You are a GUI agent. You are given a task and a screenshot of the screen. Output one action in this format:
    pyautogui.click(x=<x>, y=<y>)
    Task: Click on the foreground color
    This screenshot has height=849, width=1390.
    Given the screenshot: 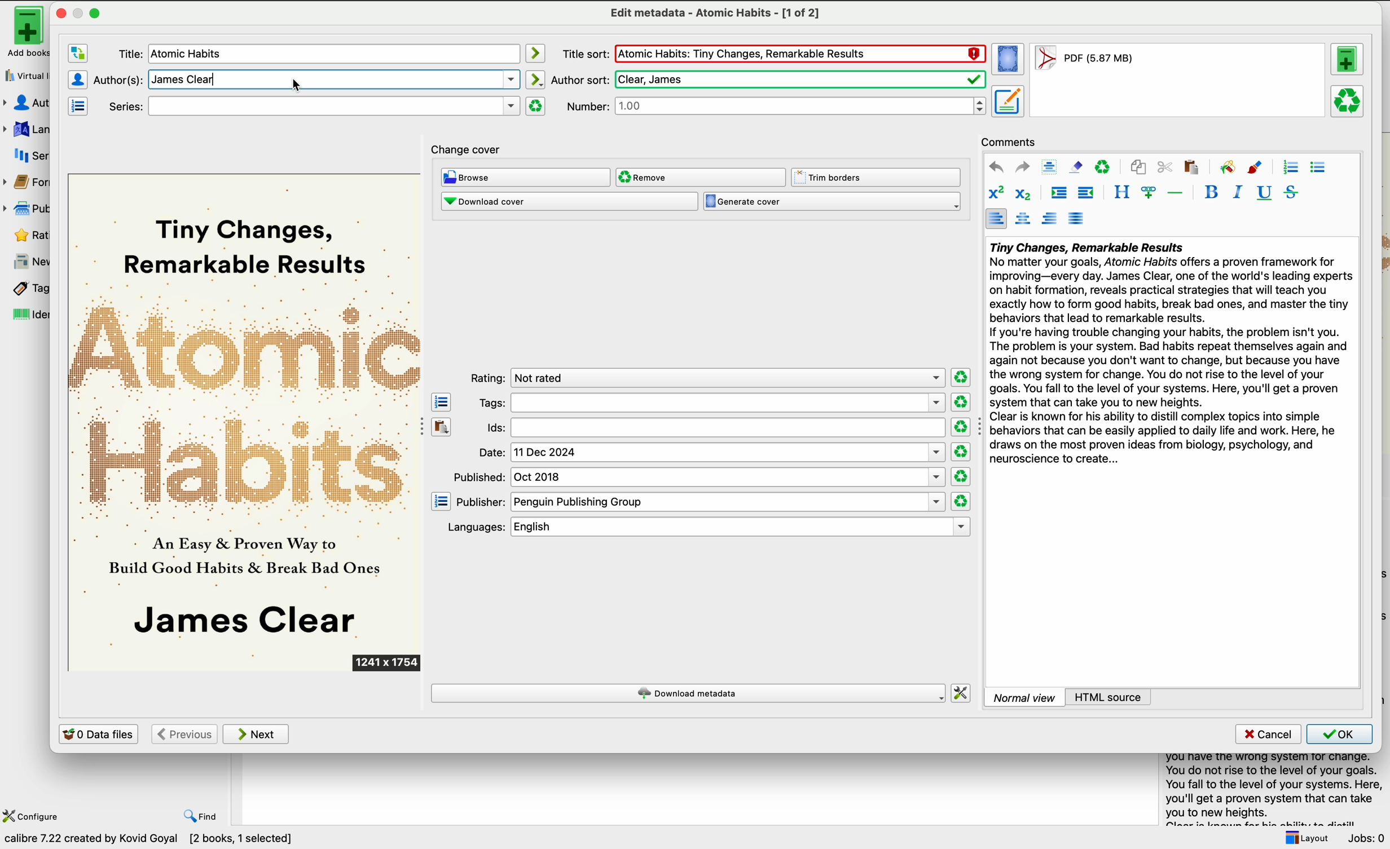 What is the action you would take?
    pyautogui.click(x=1256, y=166)
    